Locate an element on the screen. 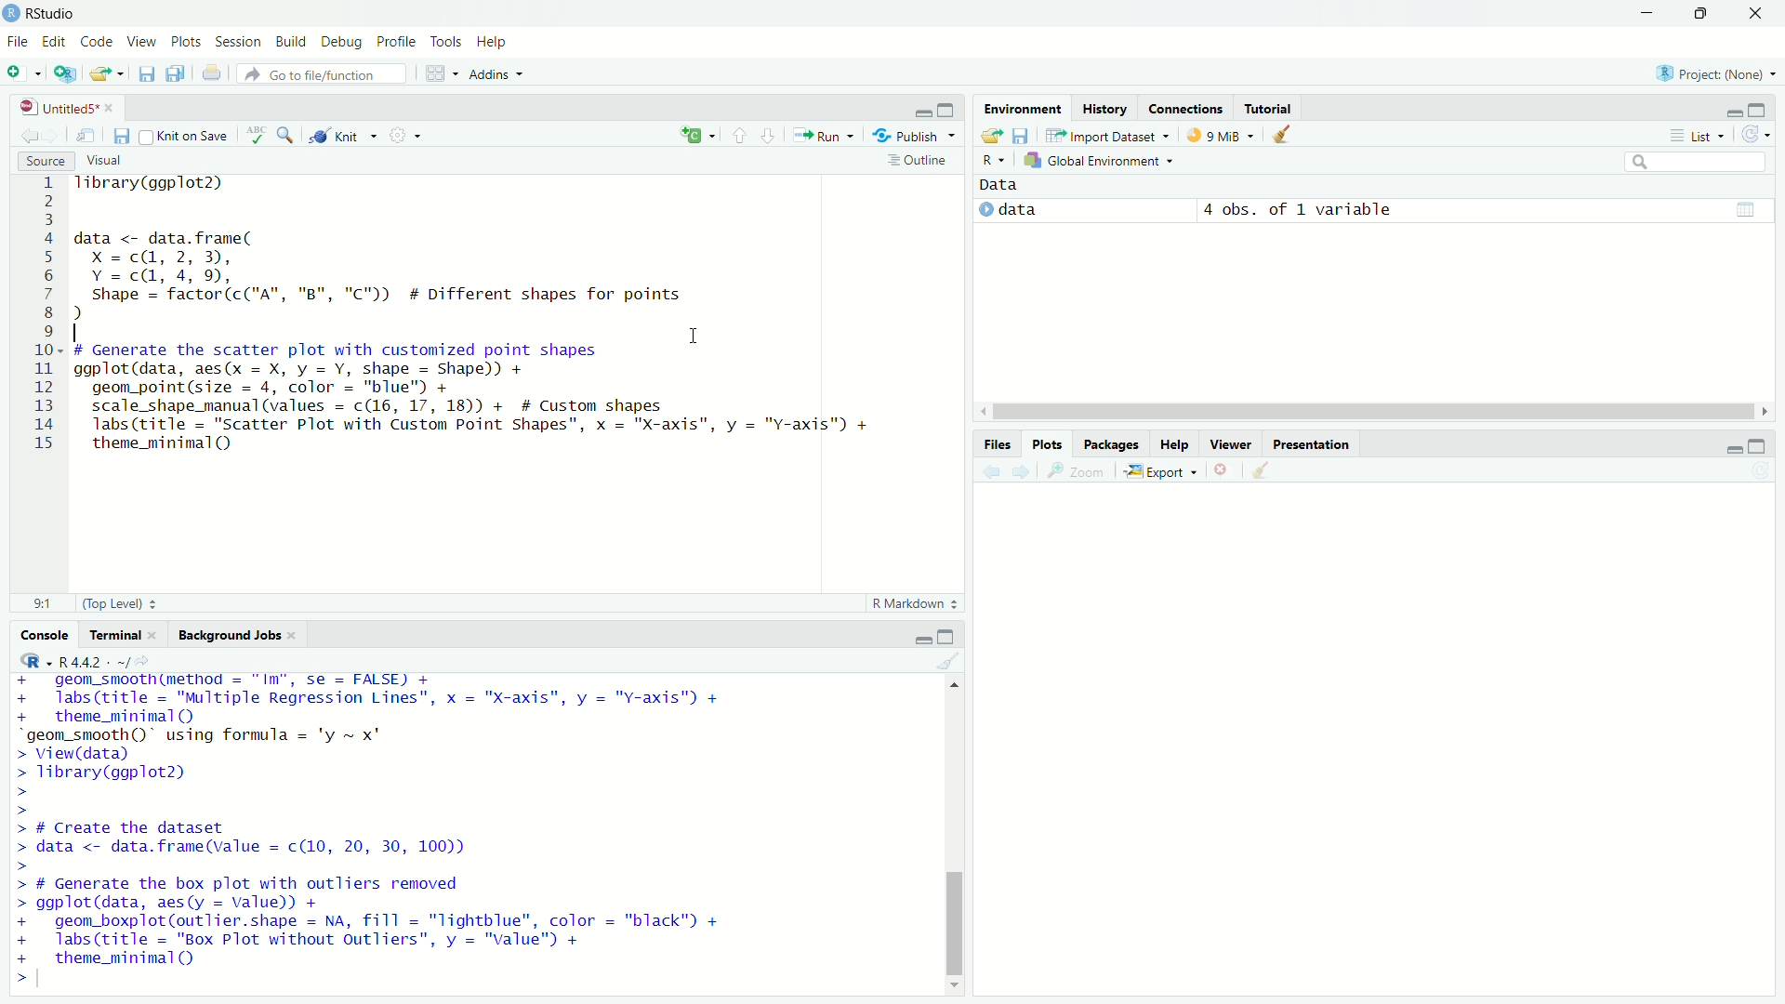  Next plot is located at coordinates (1020, 471).